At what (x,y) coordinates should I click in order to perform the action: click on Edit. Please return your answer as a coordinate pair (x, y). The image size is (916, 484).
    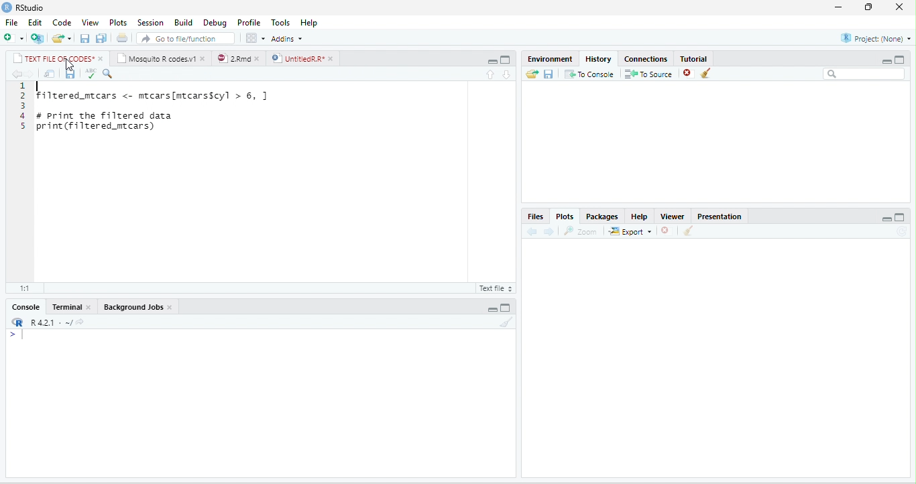
    Looking at the image, I should click on (35, 22).